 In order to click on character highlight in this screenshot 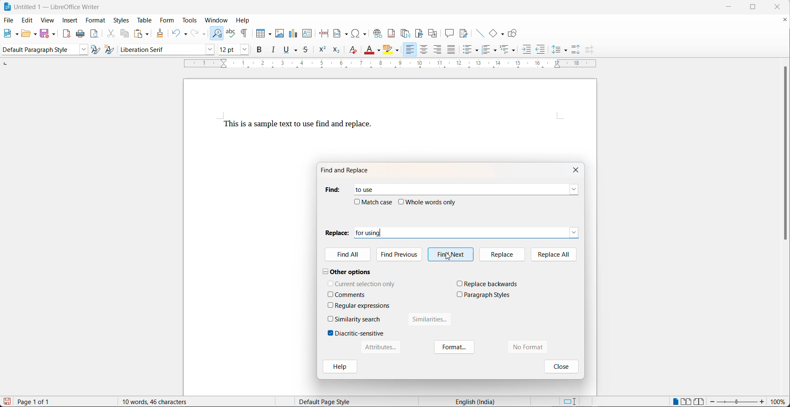, I will do `click(388, 50)`.